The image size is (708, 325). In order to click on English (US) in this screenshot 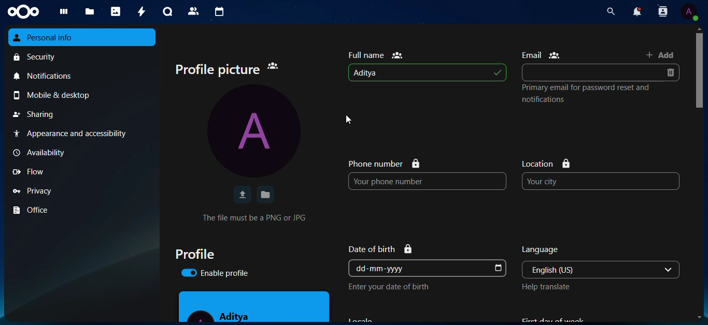, I will do `click(590, 270)`.